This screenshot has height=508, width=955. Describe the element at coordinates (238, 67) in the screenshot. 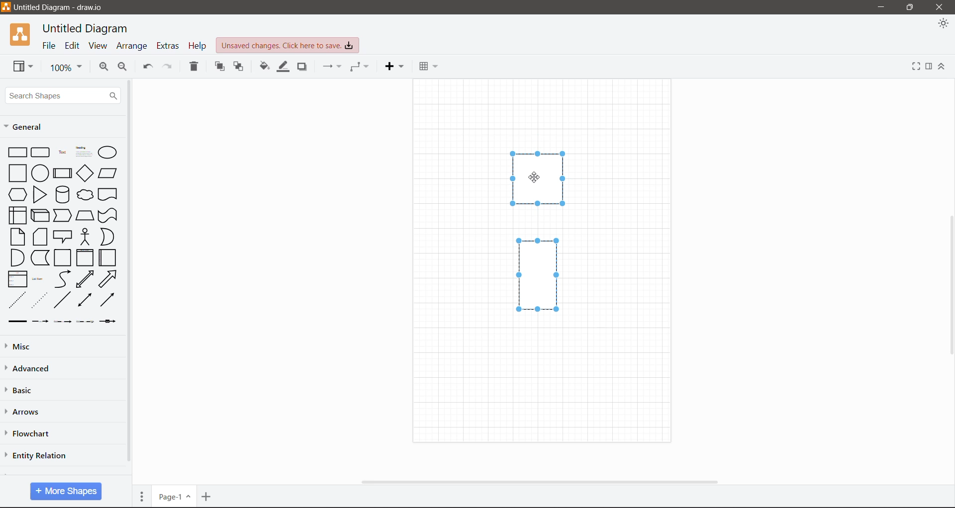

I see `To Back` at that location.